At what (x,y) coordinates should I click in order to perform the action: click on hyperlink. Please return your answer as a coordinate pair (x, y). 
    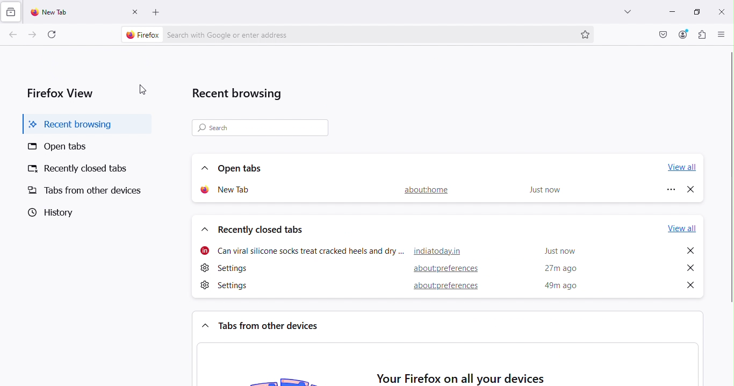
    Looking at the image, I should click on (438, 250).